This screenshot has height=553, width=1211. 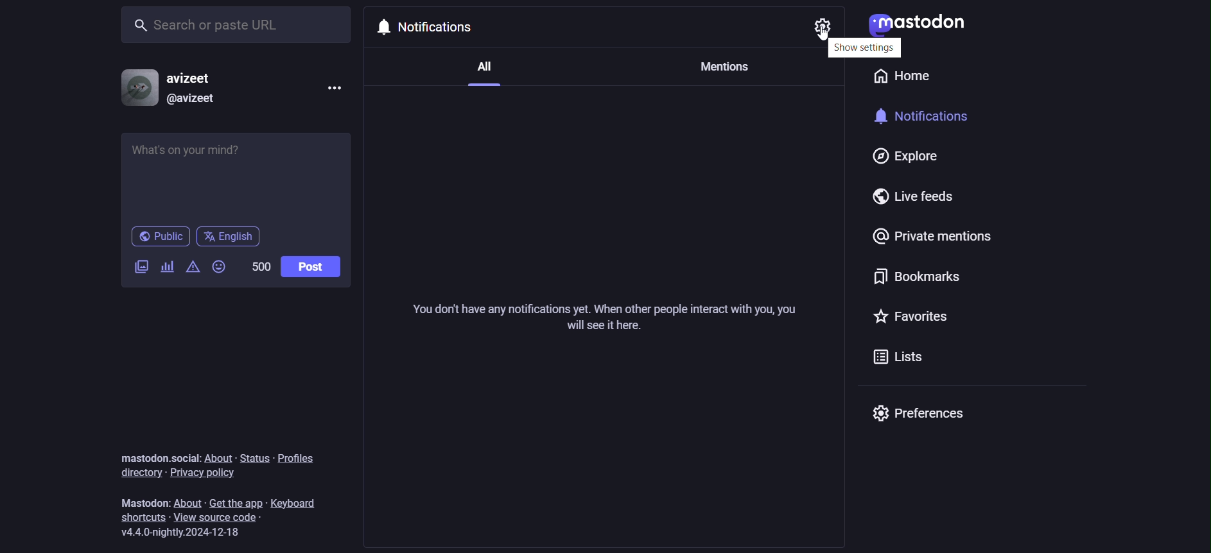 What do you see at coordinates (928, 242) in the screenshot?
I see `private mentions` at bounding box center [928, 242].